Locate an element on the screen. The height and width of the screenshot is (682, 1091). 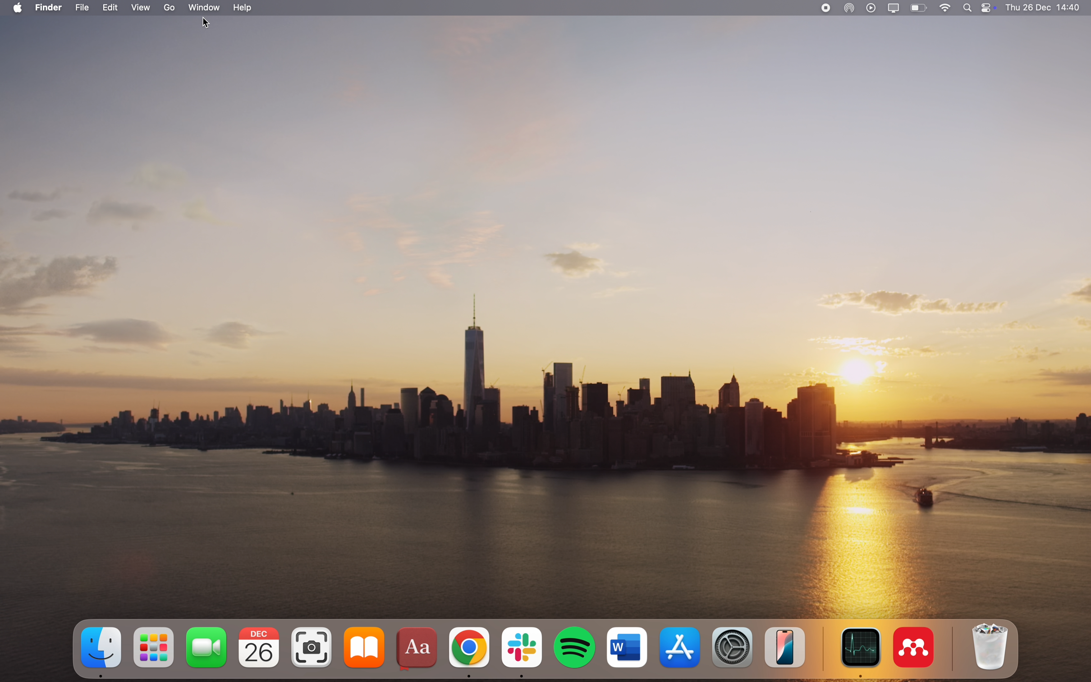
settings is located at coordinates (730, 647).